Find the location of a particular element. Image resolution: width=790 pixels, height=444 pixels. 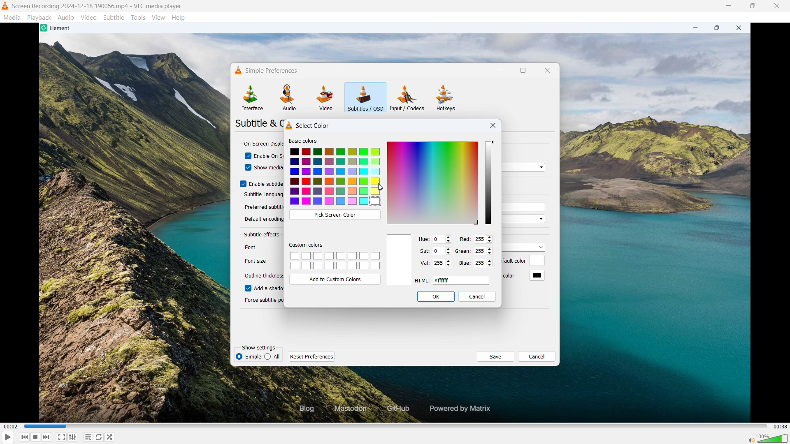

Input or codecs  is located at coordinates (407, 98).